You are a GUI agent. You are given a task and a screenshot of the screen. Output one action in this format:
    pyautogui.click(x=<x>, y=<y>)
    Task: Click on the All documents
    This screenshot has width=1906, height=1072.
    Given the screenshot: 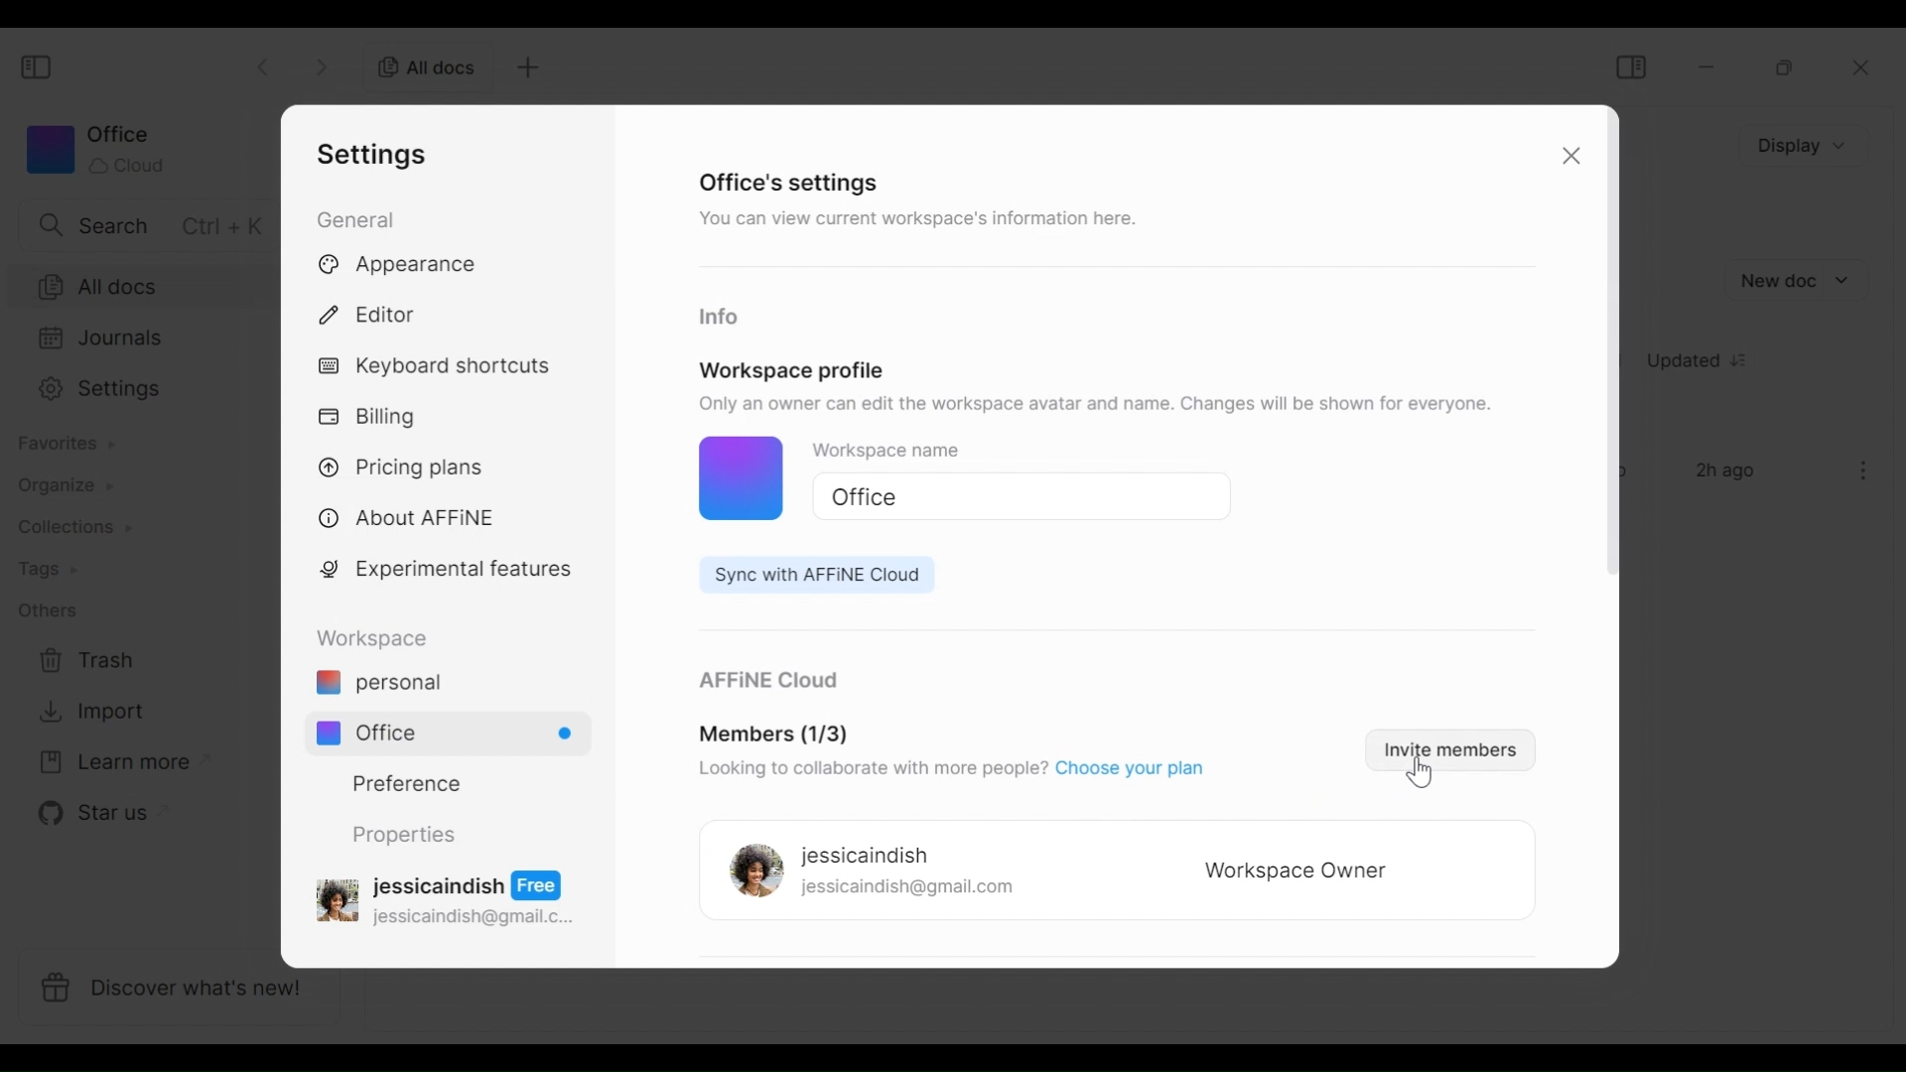 What is the action you would take?
    pyautogui.click(x=420, y=66)
    